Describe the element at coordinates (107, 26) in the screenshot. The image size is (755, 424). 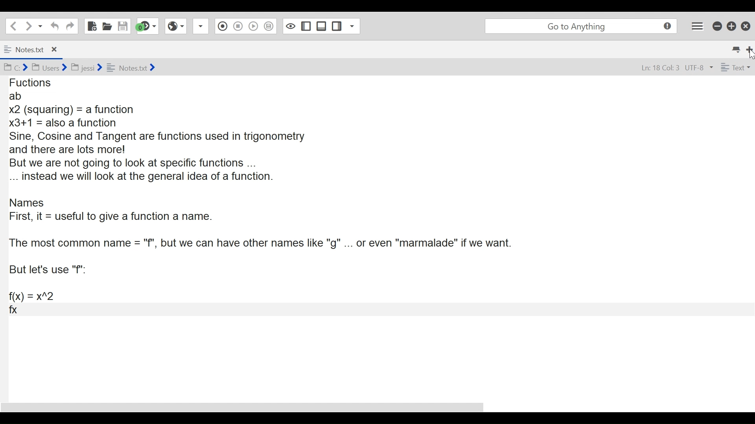
I see `Open` at that location.